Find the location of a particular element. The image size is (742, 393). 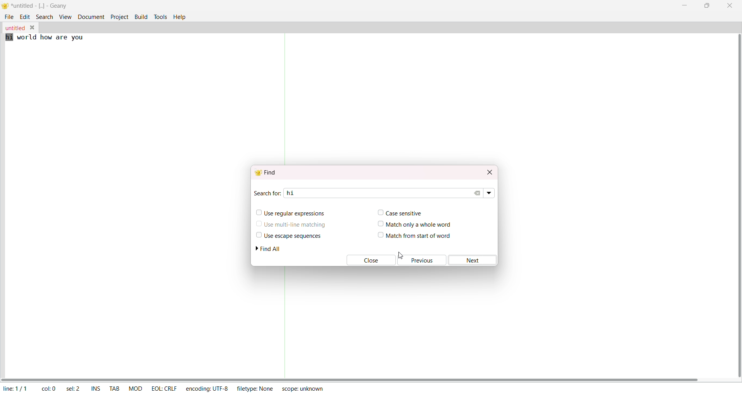

ins is located at coordinates (96, 388).